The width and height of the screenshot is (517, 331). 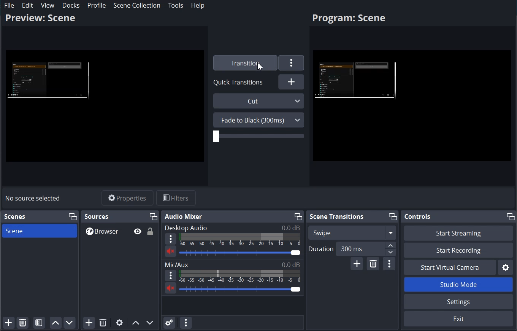 What do you see at coordinates (10, 5) in the screenshot?
I see `File` at bounding box center [10, 5].